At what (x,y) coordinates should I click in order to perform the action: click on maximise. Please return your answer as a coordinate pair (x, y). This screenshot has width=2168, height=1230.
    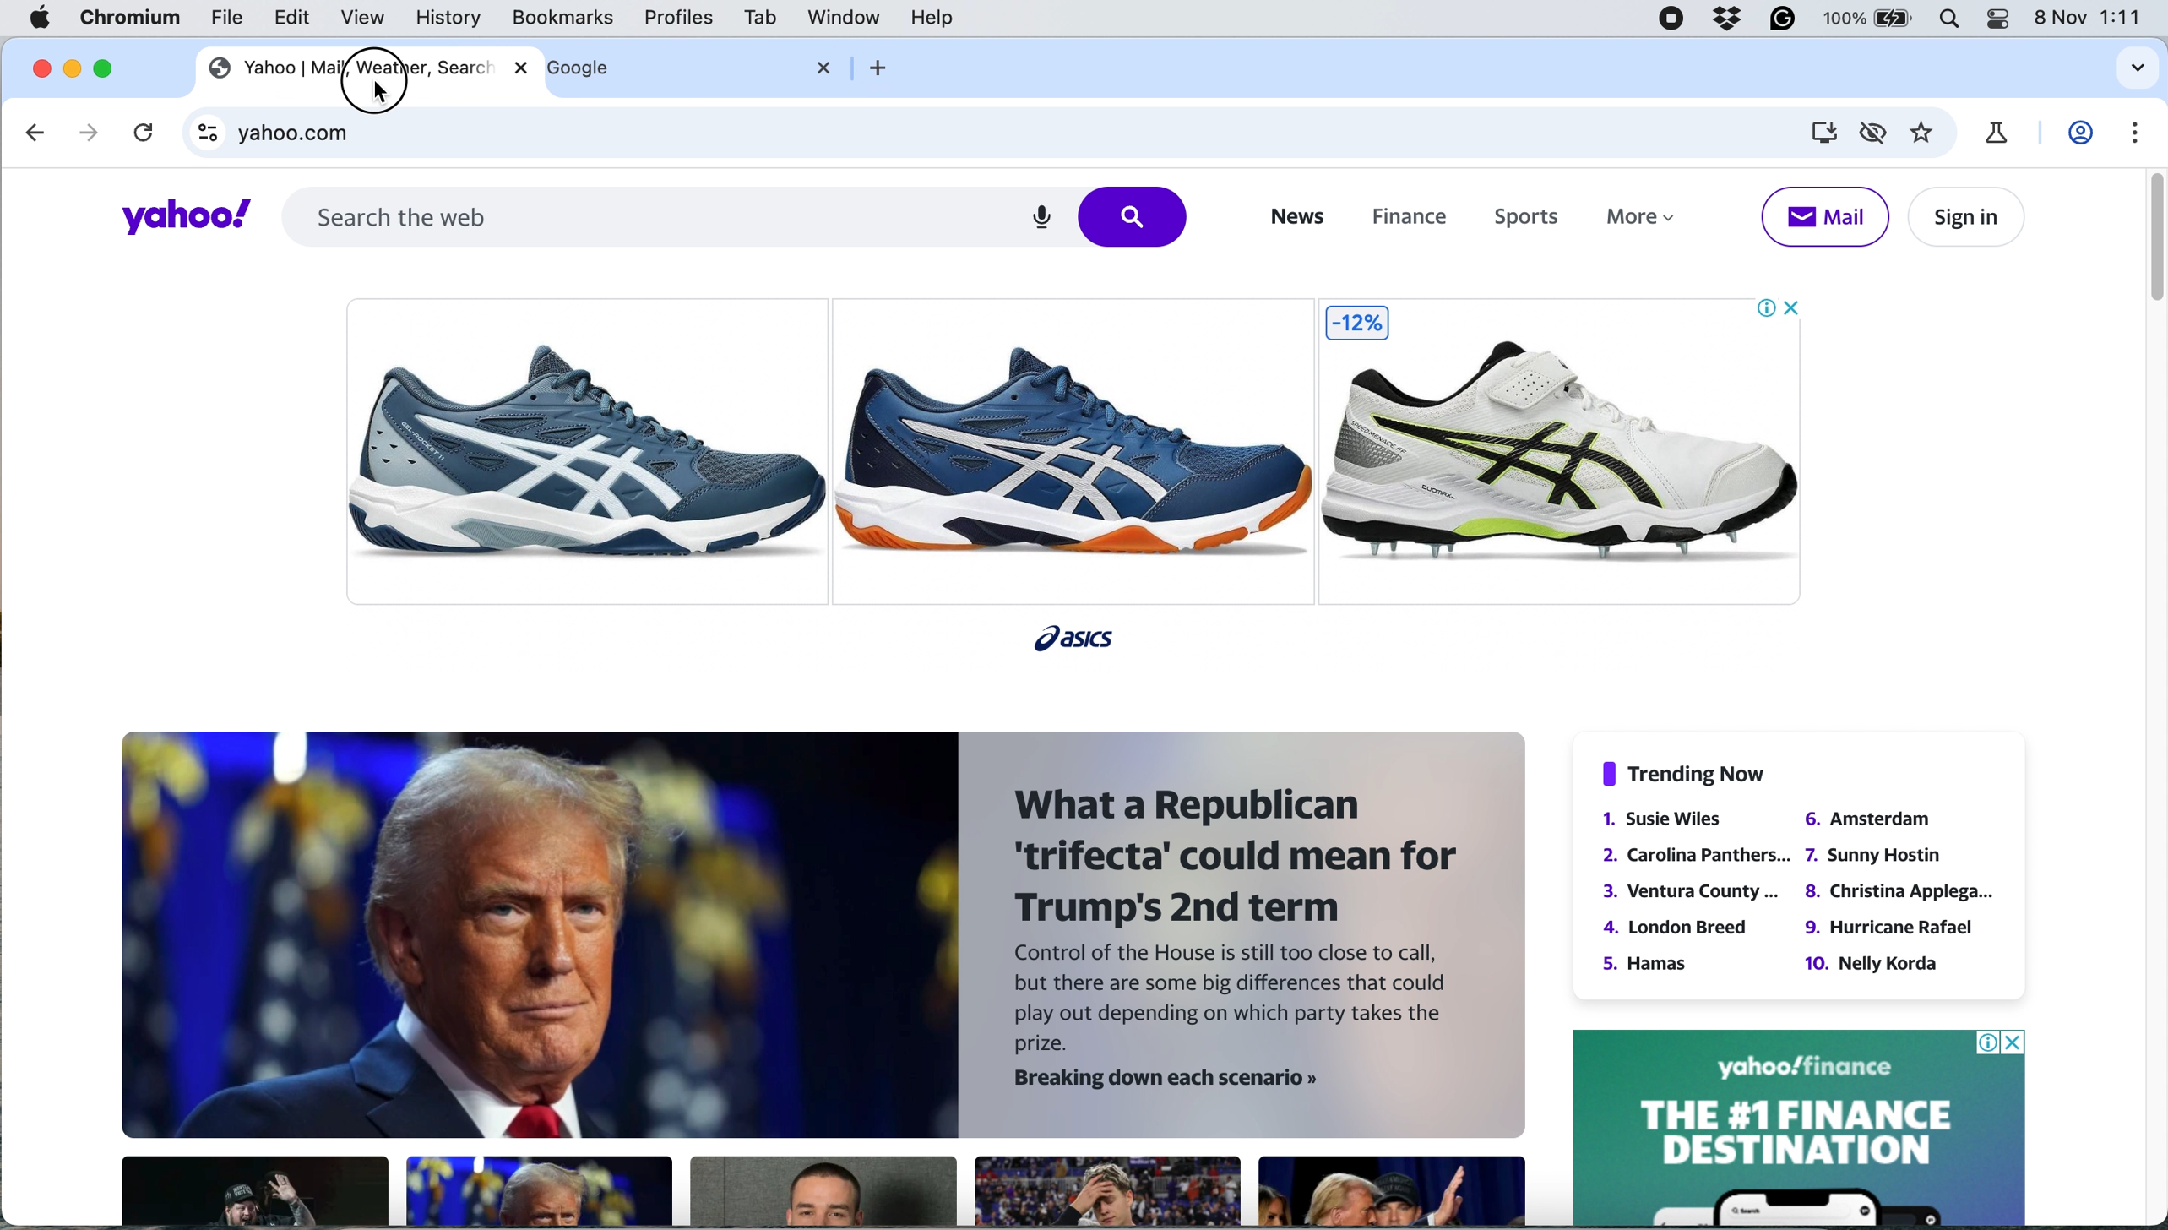
    Looking at the image, I should click on (111, 68).